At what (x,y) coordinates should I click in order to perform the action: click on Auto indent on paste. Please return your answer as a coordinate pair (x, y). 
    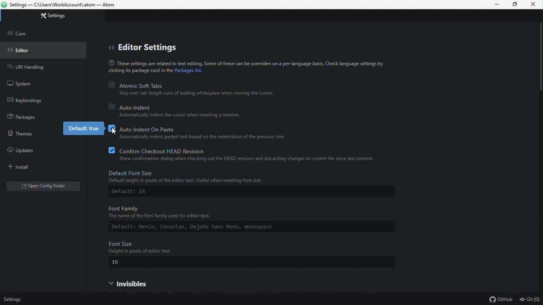
    Looking at the image, I should click on (206, 128).